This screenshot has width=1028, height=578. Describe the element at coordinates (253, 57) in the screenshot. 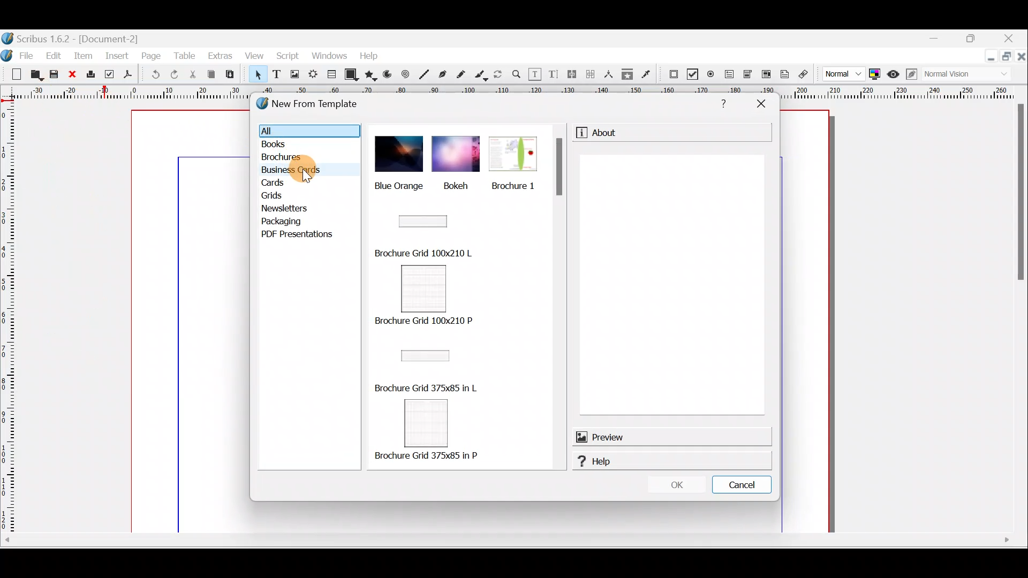

I see `View` at that location.